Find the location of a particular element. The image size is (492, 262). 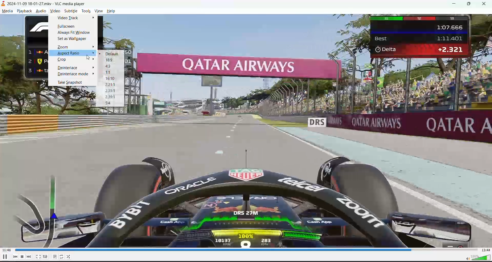

deinterlace is located at coordinates (69, 68).